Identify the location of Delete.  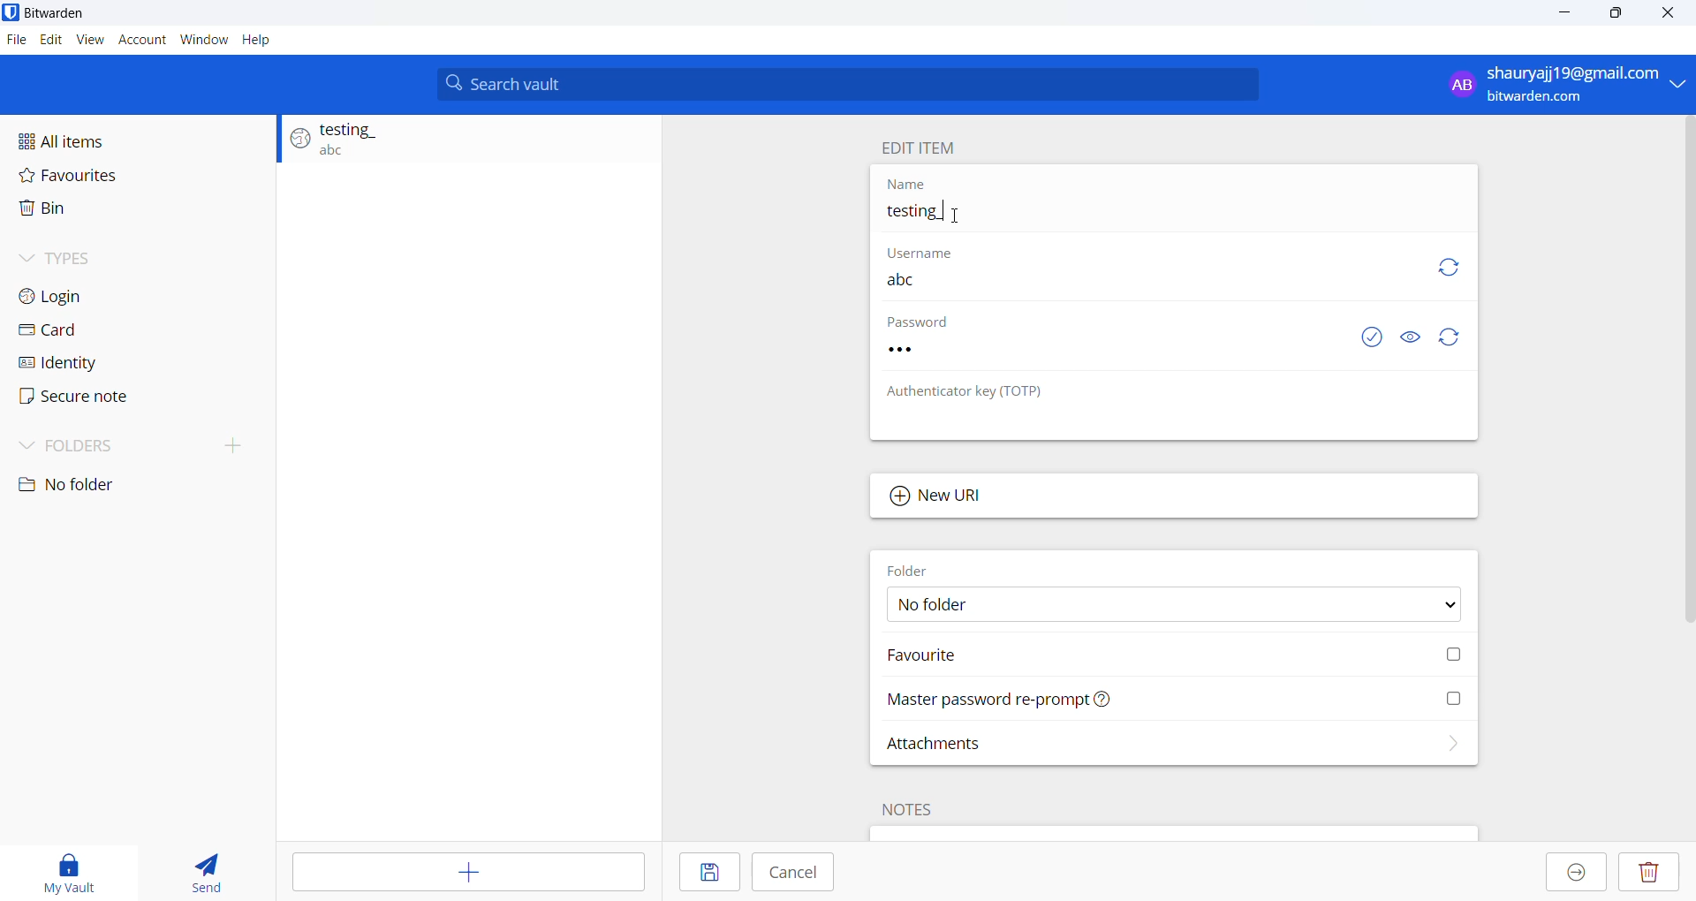
(1647, 874).